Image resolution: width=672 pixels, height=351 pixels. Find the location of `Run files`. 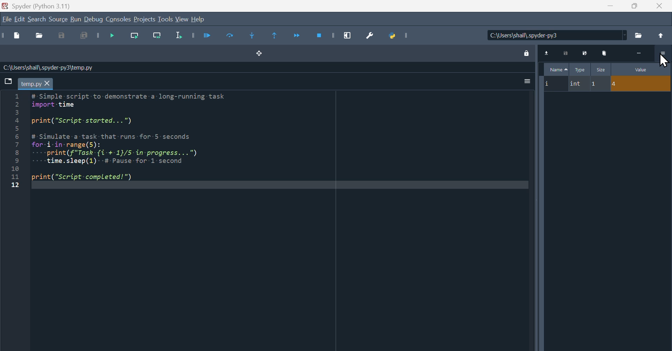

Run files is located at coordinates (208, 37).